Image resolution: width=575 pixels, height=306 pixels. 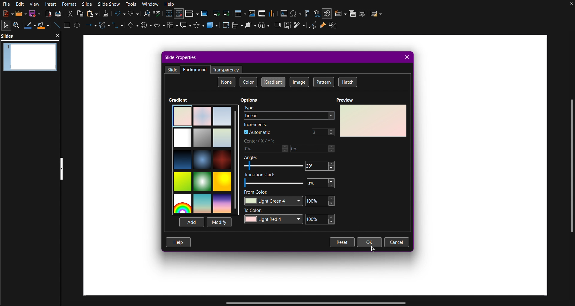 I want to click on Spellcheck, so click(x=158, y=14).